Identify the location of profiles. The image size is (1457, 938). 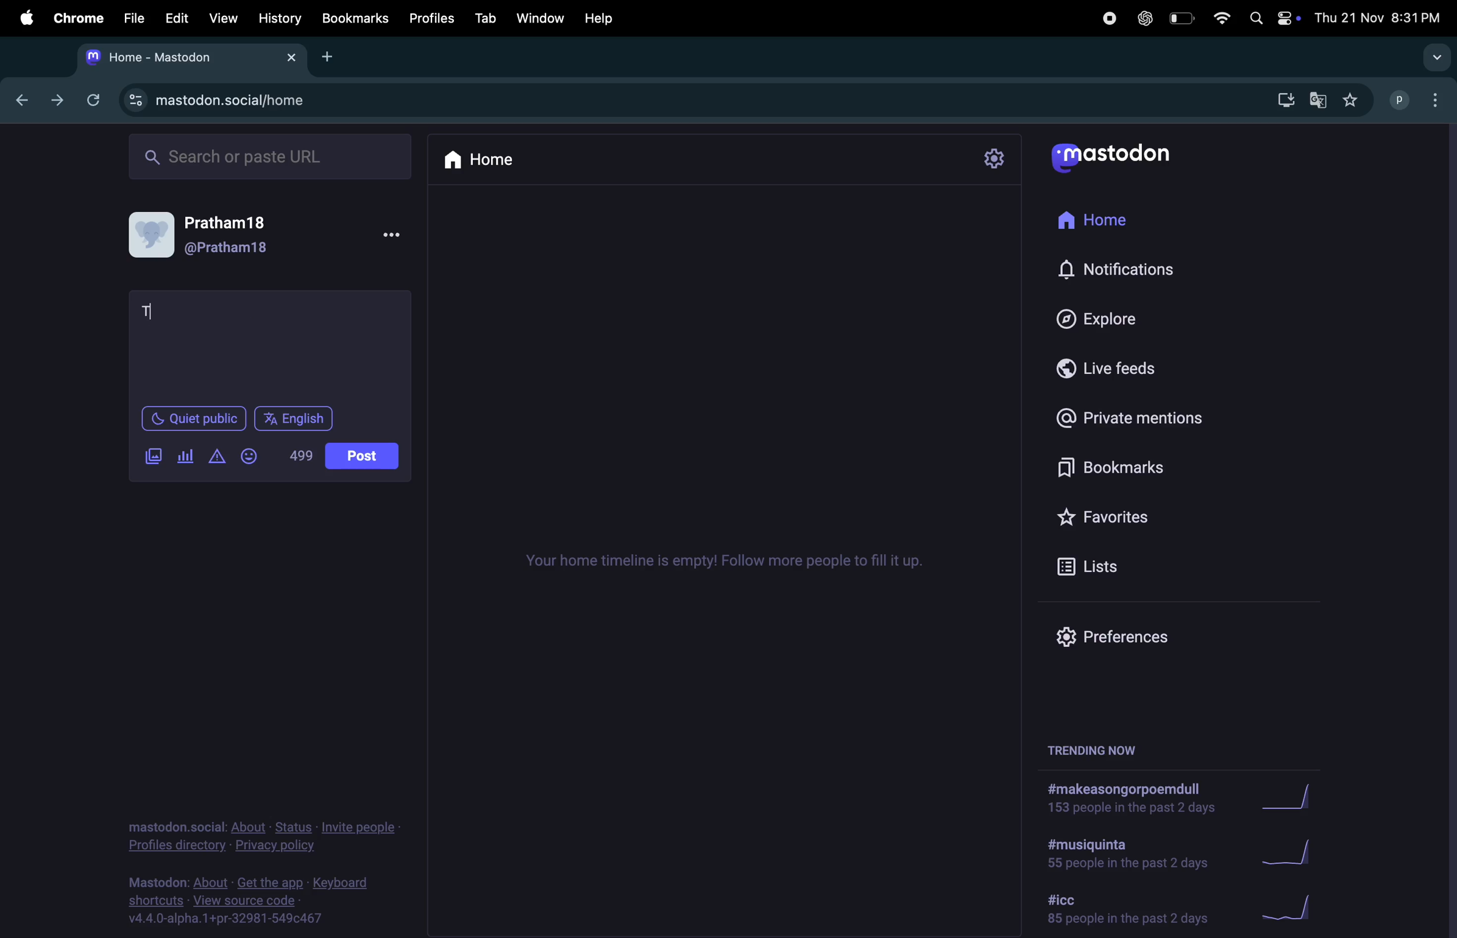
(429, 18).